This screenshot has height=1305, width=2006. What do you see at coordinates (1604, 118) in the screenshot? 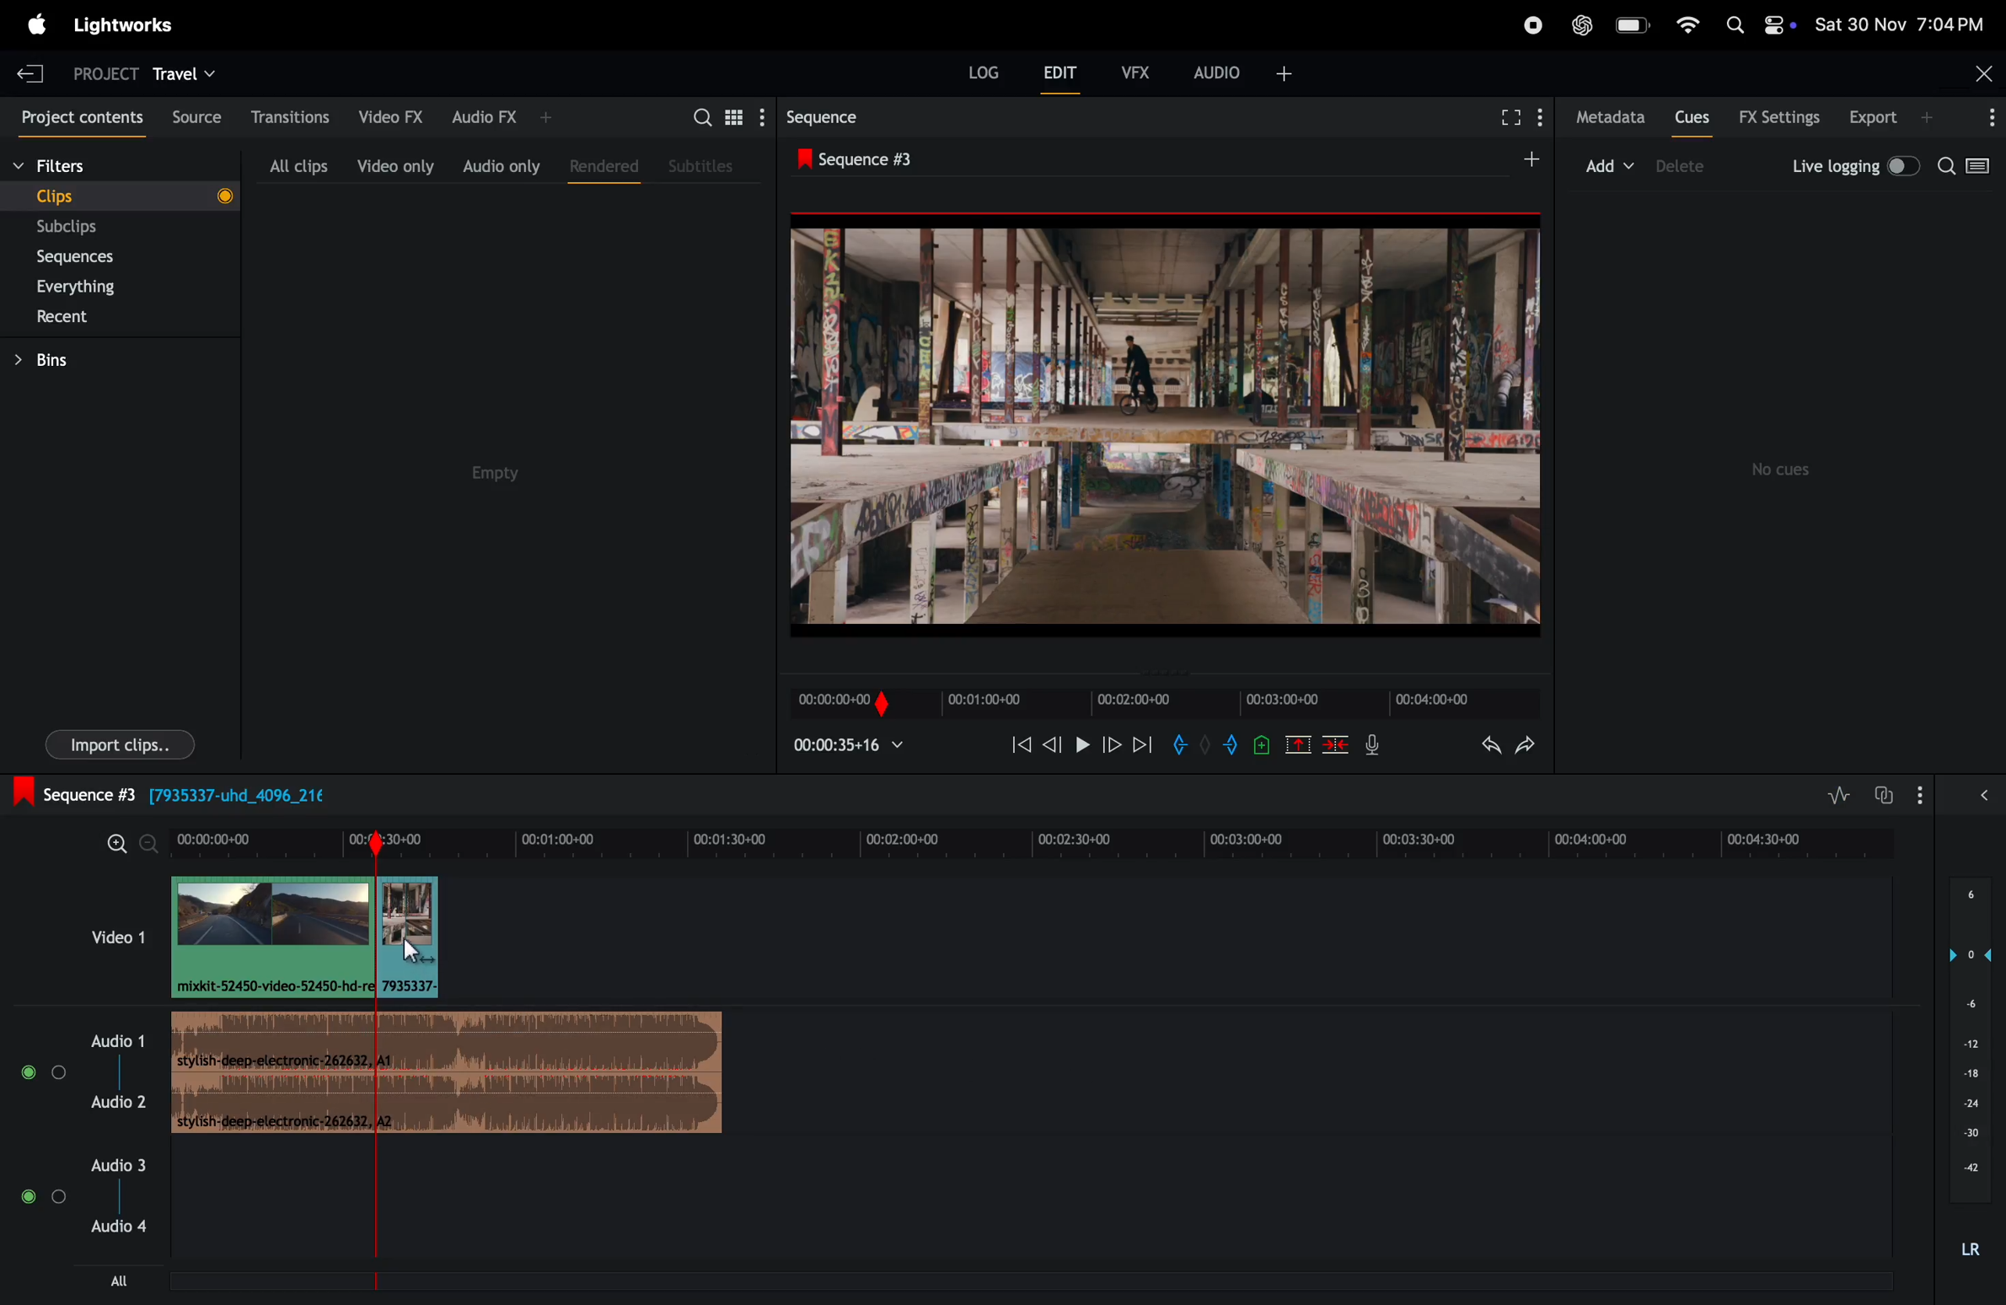
I see `metadata` at bounding box center [1604, 118].